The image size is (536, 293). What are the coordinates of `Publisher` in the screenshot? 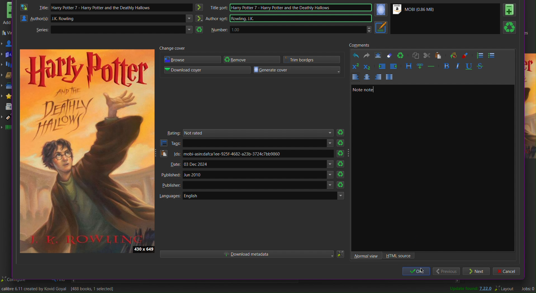 It's located at (170, 186).